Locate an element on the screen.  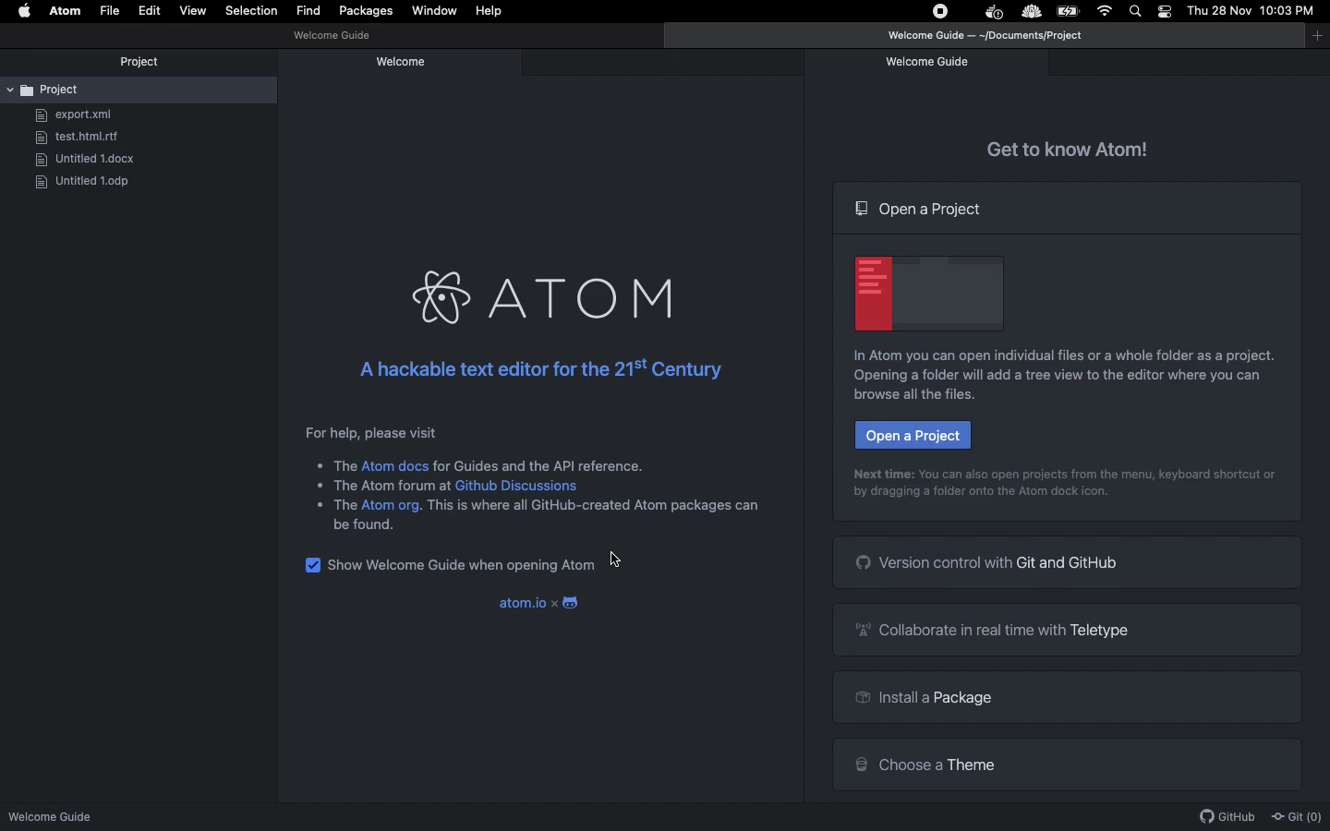
atom.io  is located at coordinates (519, 602).